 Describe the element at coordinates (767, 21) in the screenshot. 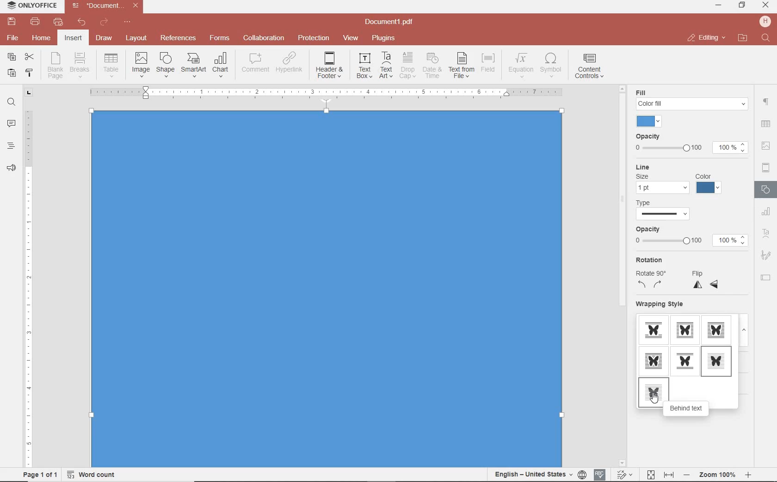

I see `hp` at that location.